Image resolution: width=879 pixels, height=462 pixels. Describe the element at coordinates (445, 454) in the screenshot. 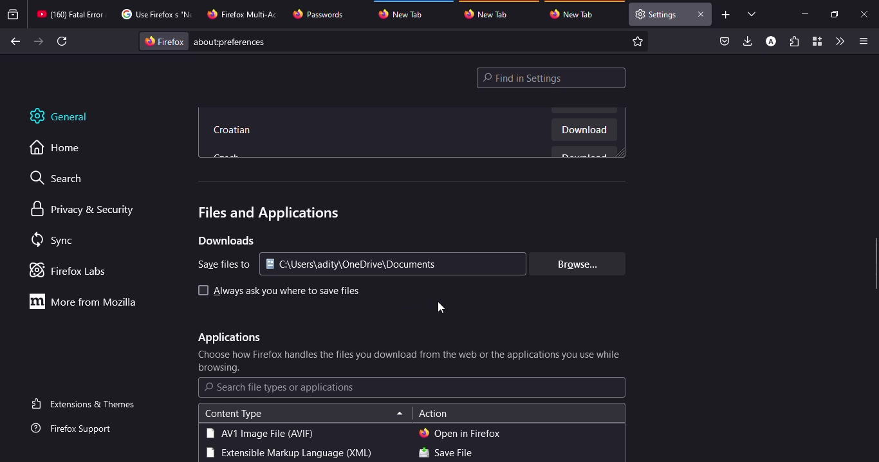

I see `save` at that location.